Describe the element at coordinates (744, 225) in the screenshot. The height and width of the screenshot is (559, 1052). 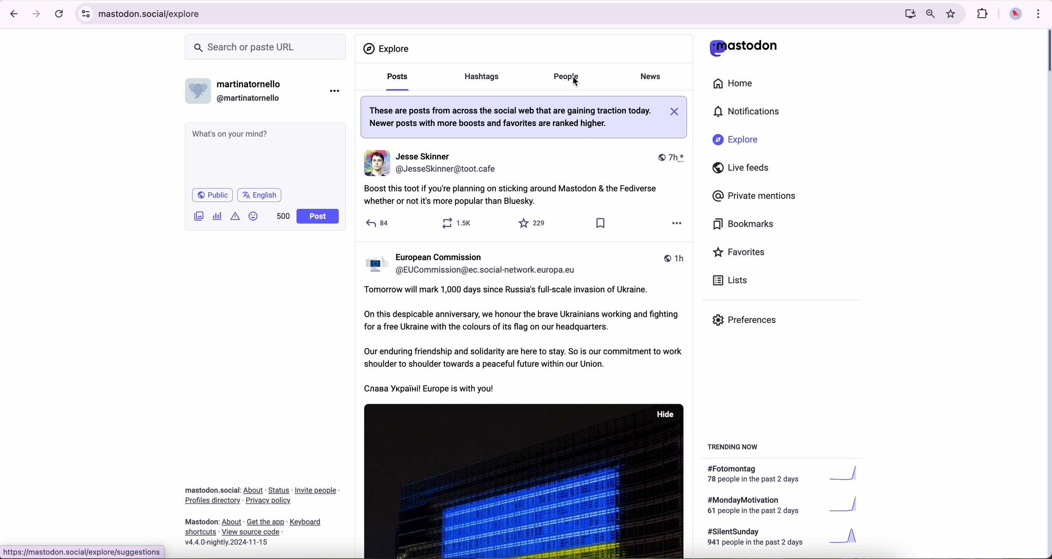
I see `bookmarks` at that location.